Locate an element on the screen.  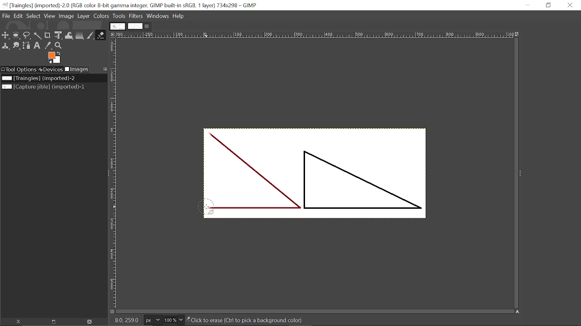
Crop tool is located at coordinates (47, 35).